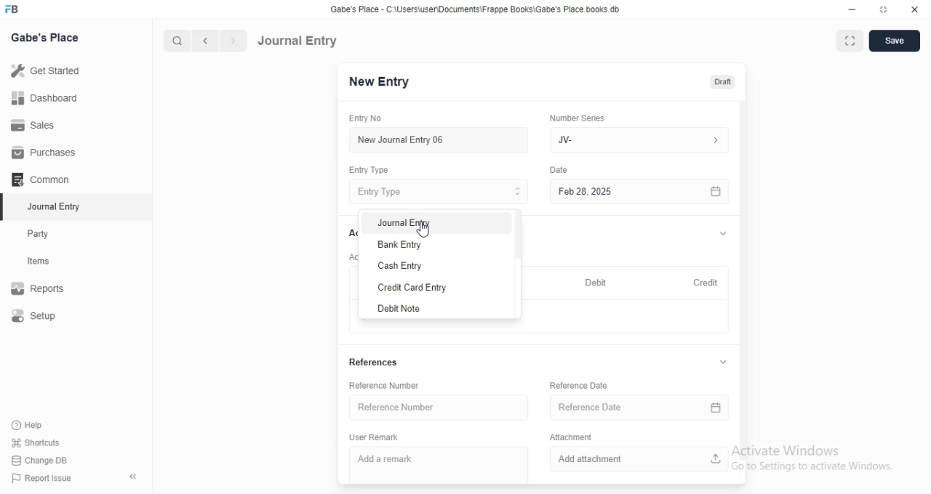  What do you see at coordinates (434, 139) in the screenshot?
I see `New Journal Entry 06` at bounding box center [434, 139].